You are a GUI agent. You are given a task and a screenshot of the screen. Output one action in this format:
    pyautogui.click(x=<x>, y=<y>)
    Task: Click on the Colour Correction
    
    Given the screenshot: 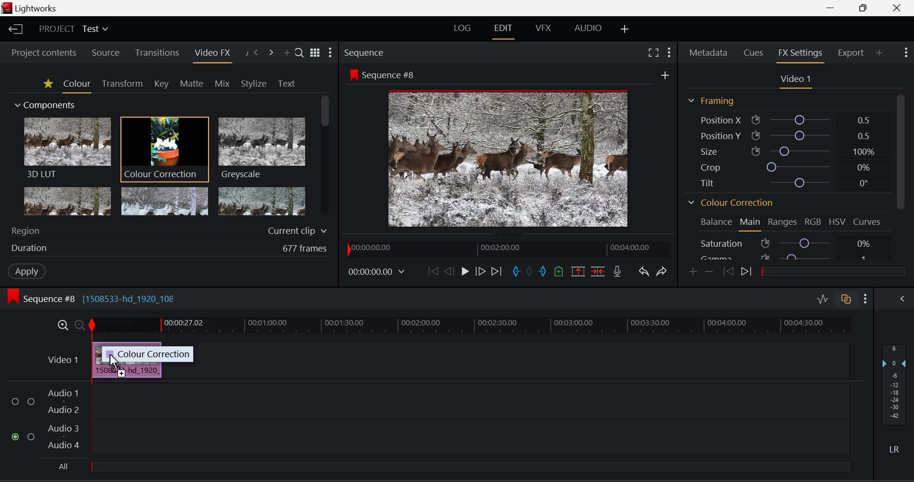 What is the action you would take?
    pyautogui.click(x=731, y=202)
    